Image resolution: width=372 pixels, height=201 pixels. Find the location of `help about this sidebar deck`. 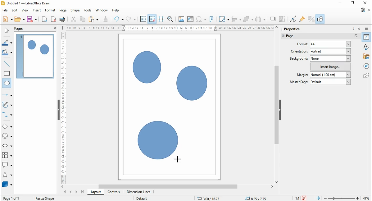

help about this sidebar deck is located at coordinates (353, 28).